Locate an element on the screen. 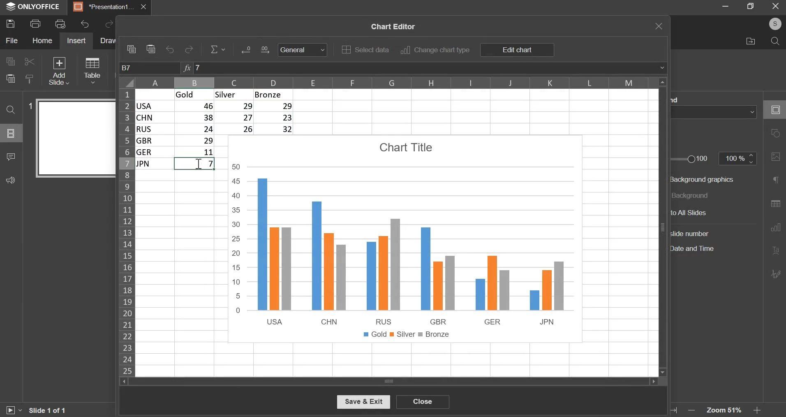  ger is located at coordinates (153, 153).